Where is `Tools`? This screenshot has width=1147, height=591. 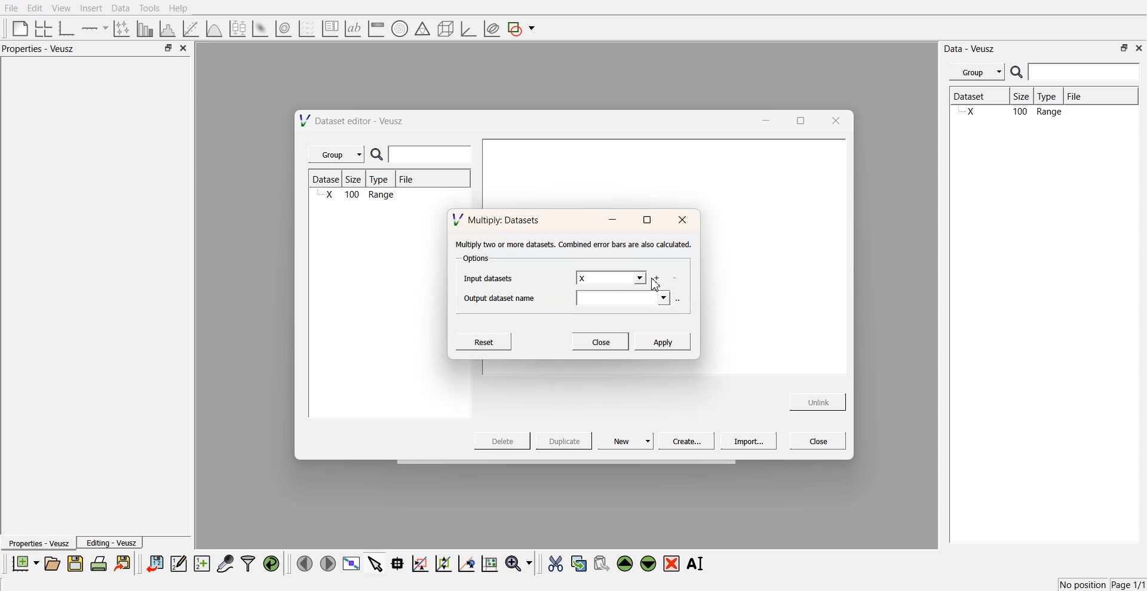 Tools is located at coordinates (148, 8).